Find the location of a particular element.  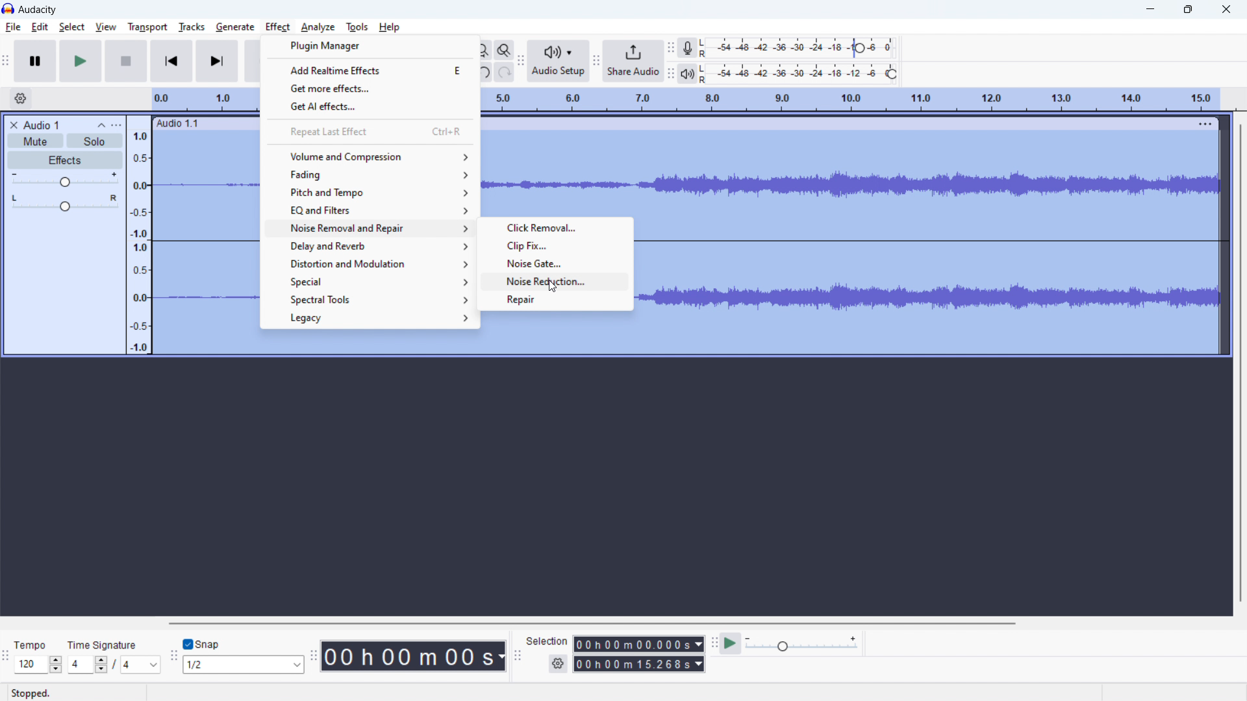

maximize is located at coordinates (1188, 10).